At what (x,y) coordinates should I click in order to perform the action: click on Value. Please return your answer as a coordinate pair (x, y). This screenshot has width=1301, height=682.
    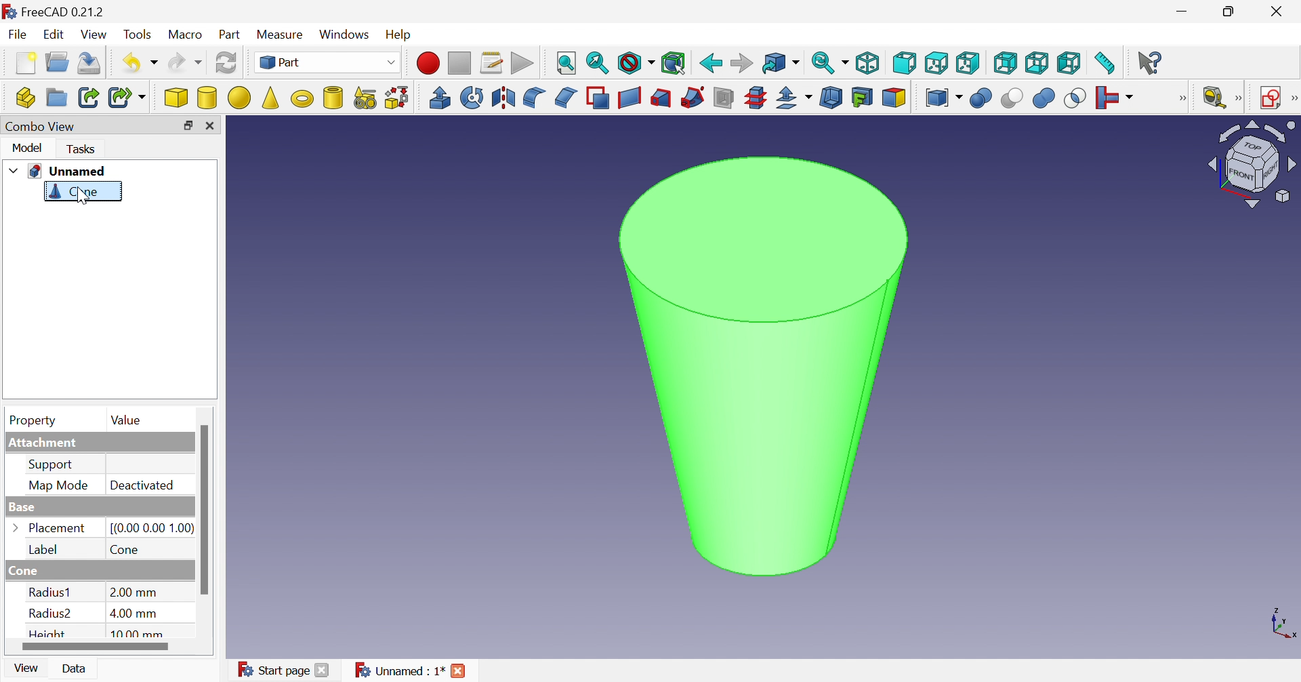
    Looking at the image, I should click on (132, 422).